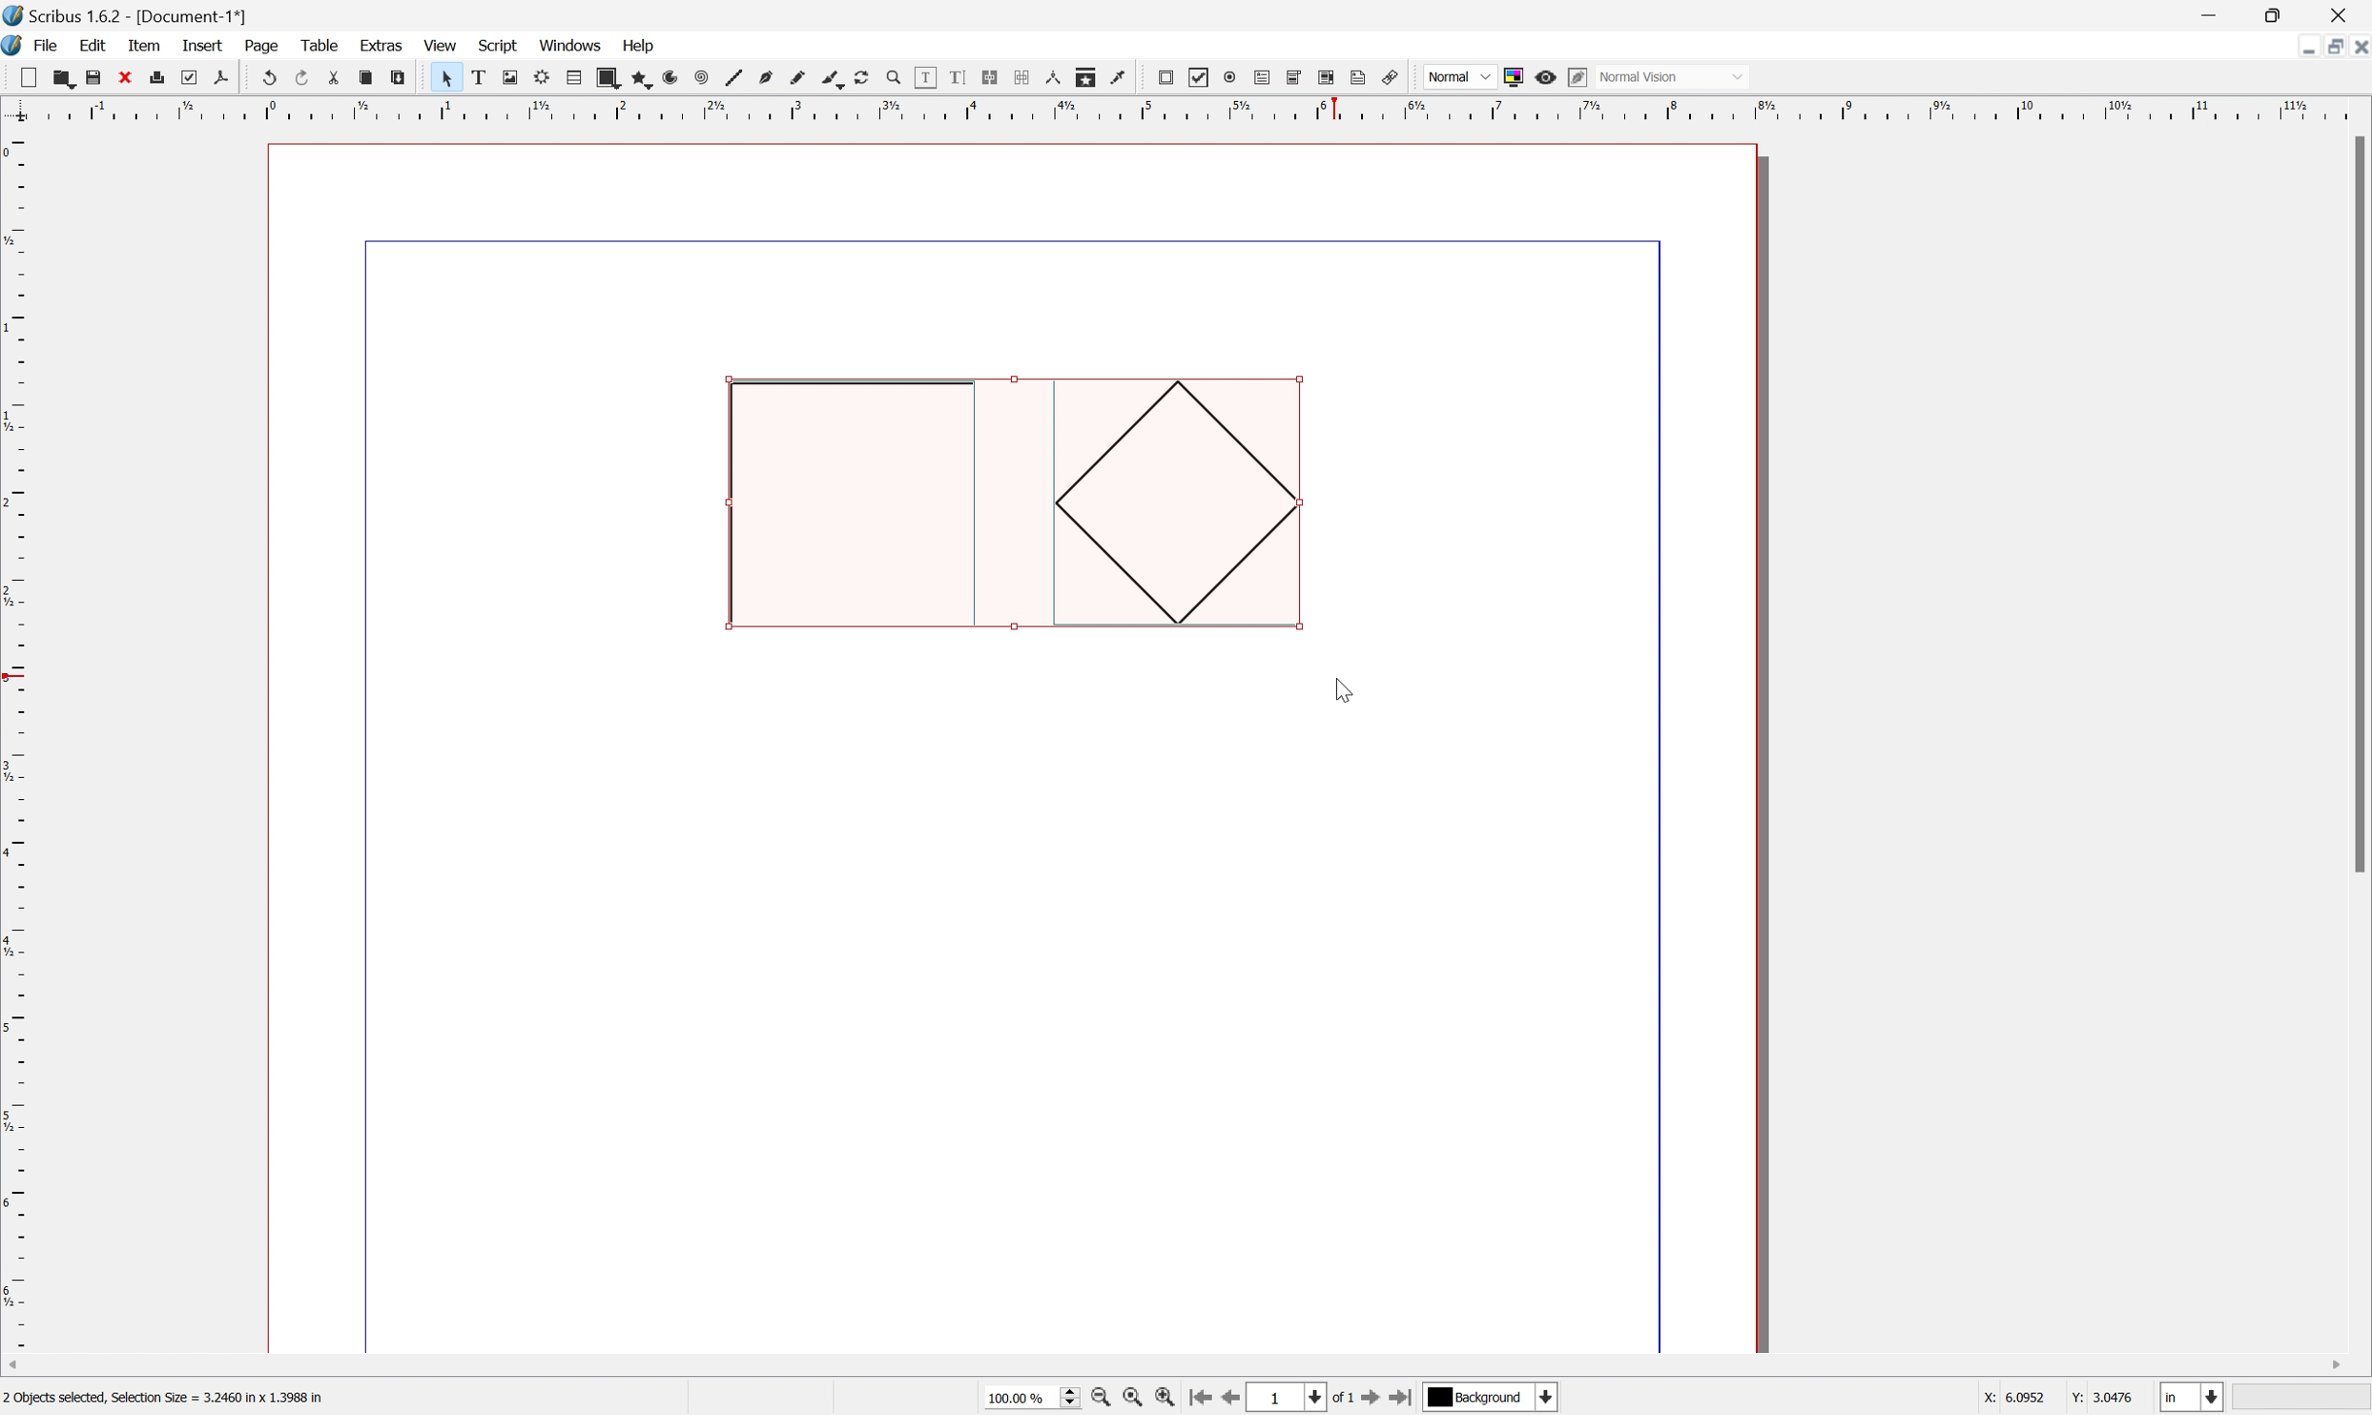 Image resolution: width=2372 pixels, height=1415 pixels. Describe the element at coordinates (570, 78) in the screenshot. I see `table` at that location.